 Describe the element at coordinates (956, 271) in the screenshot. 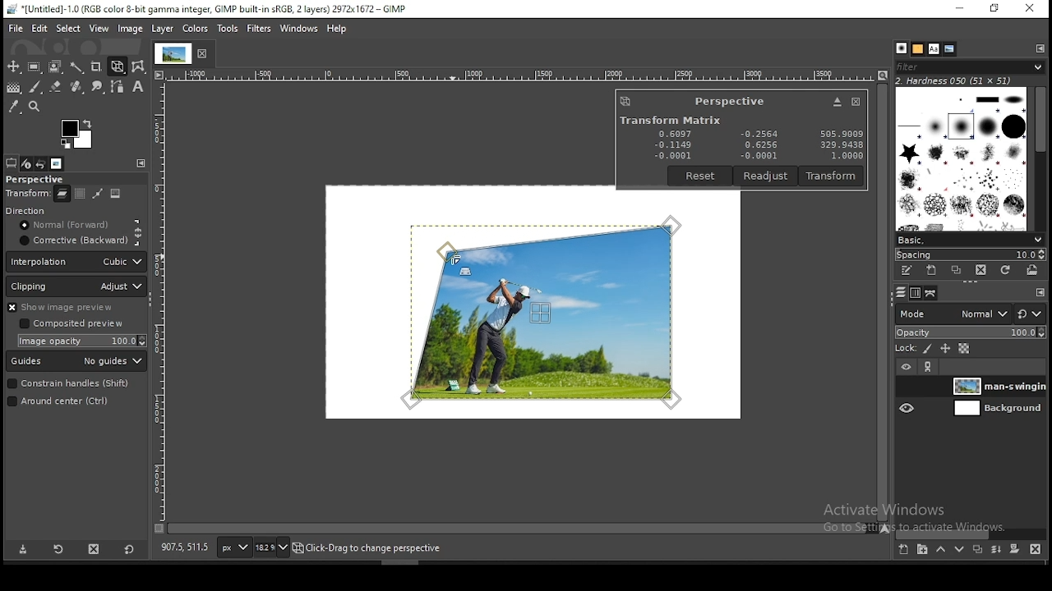

I see `duplicate brush` at that location.